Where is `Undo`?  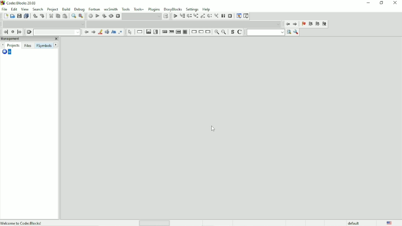
Undo is located at coordinates (34, 16).